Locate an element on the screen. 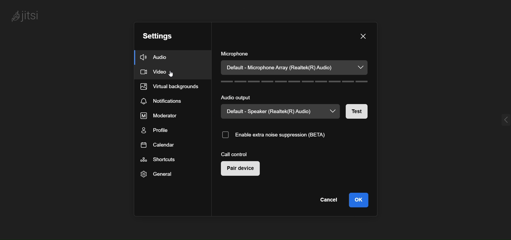 The width and height of the screenshot is (511, 240). audio output is located at coordinates (239, 97).